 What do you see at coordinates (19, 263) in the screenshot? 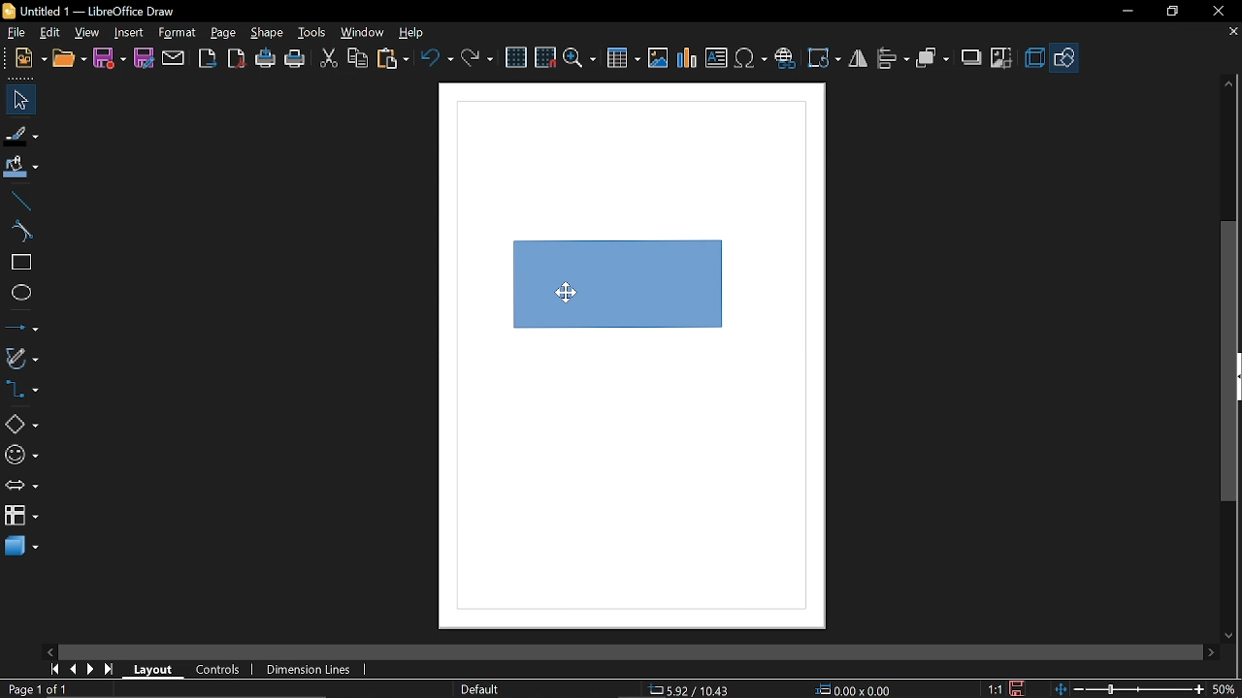
I see `rectangle` at bounding box center [19, 263].